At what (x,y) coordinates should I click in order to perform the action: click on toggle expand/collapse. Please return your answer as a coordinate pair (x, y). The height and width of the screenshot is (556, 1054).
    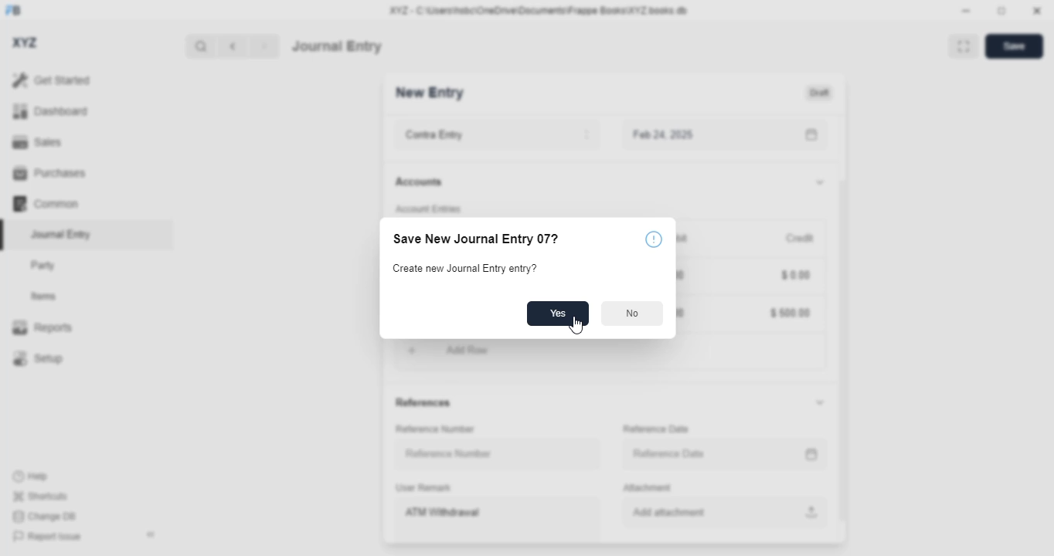
    Looking at the image, I should click on (821, 403).